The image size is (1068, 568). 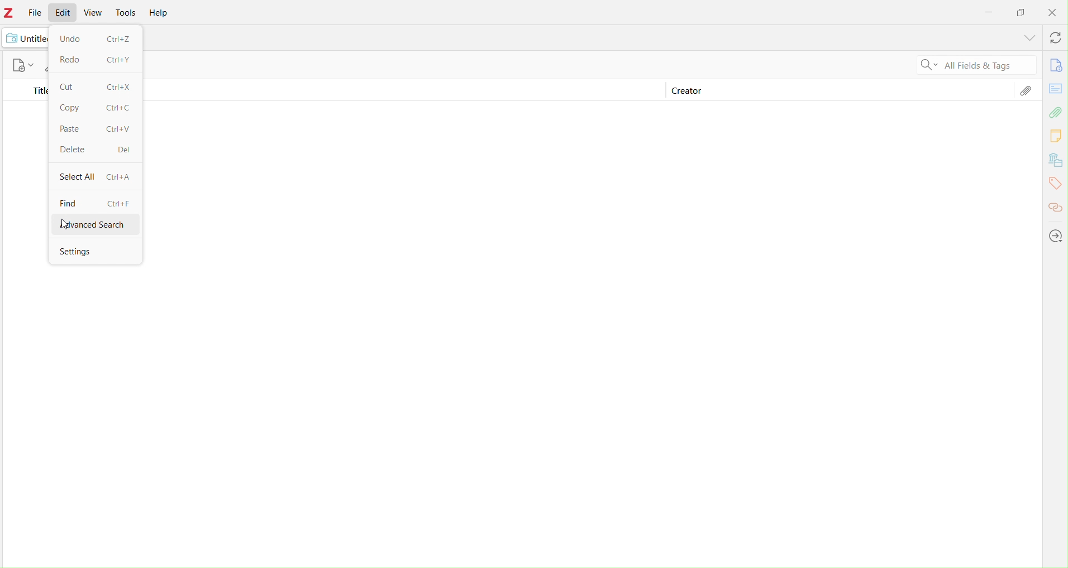 What do you see at coordinates (97, 227) in the screenshot?
I see `advancesearch` at bounding box center [97, 227].